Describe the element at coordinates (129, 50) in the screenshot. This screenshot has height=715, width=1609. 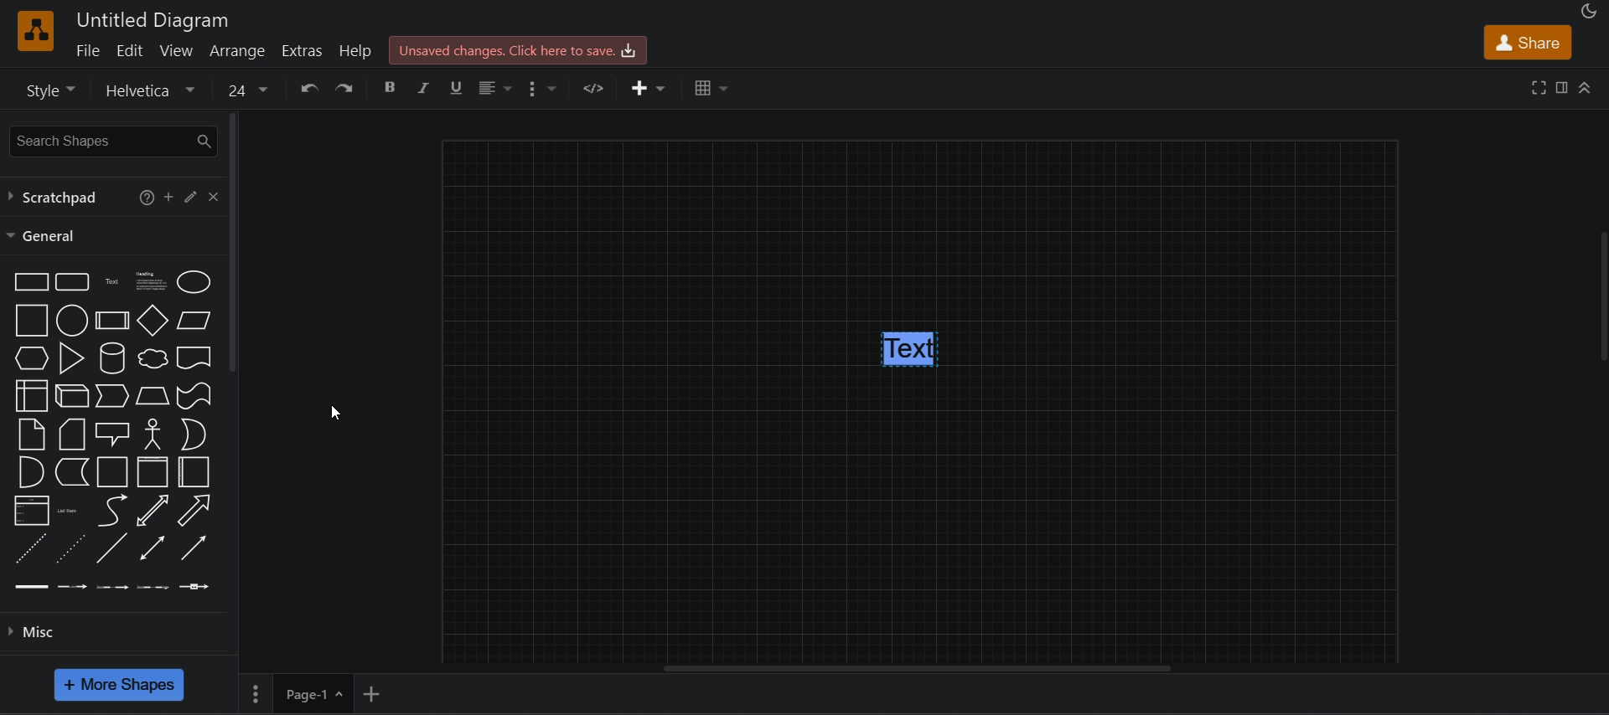
I see `edit` at that location.